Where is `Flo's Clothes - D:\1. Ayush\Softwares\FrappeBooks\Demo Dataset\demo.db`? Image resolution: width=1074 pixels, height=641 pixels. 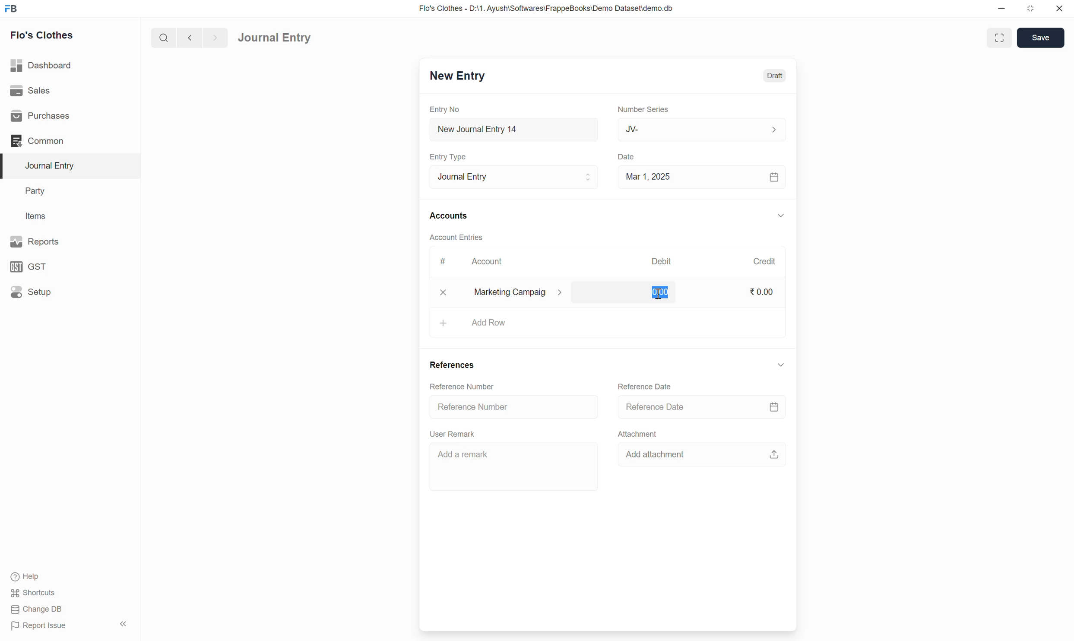
Flo's Clothes - D:\1. Ayush\Softwares\FrappeBooks\Demo Dataset\demo.db is located at coordinates (548, 8).